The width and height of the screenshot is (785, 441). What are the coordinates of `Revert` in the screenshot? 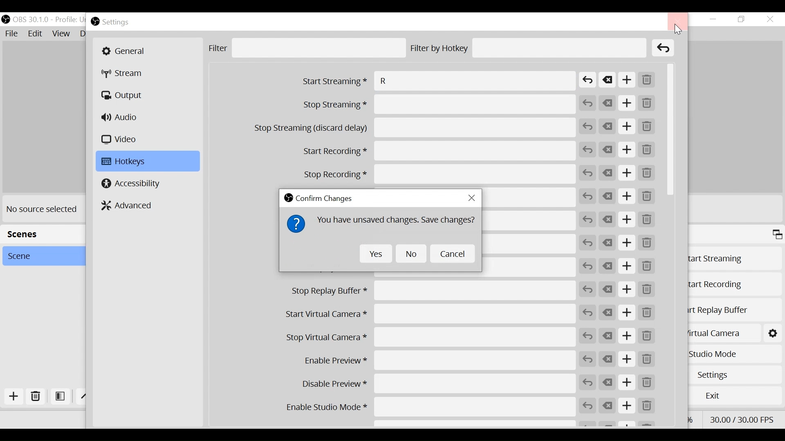 It's located at (587, 80).